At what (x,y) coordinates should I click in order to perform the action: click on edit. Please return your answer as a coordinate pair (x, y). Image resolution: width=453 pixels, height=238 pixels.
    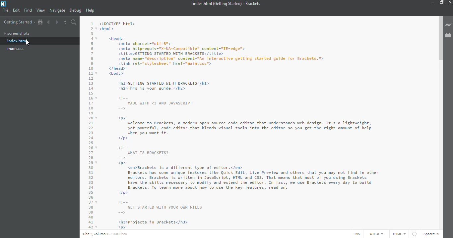
    Looking at the image, I should click on (16, 11).